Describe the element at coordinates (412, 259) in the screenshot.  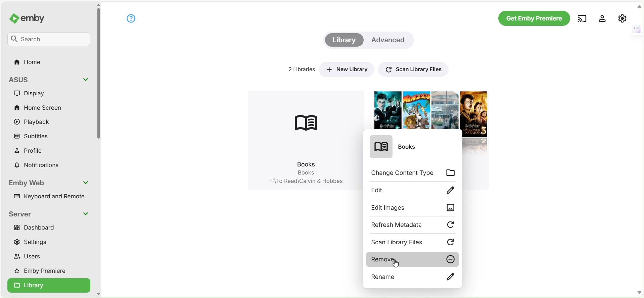
I see `Remove` at that location.